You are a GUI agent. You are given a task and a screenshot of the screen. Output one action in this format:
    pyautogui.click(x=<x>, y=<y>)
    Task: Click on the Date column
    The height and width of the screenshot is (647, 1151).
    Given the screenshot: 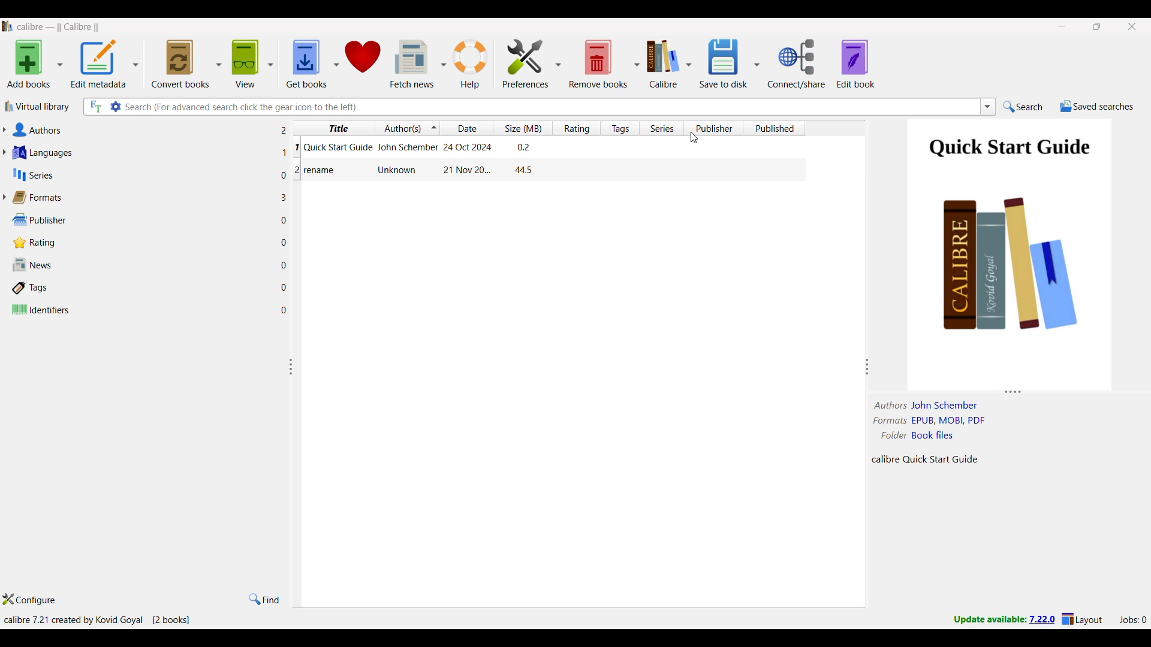 What is the action you would take?
    pyautogui.click(x=466, y=128)
    